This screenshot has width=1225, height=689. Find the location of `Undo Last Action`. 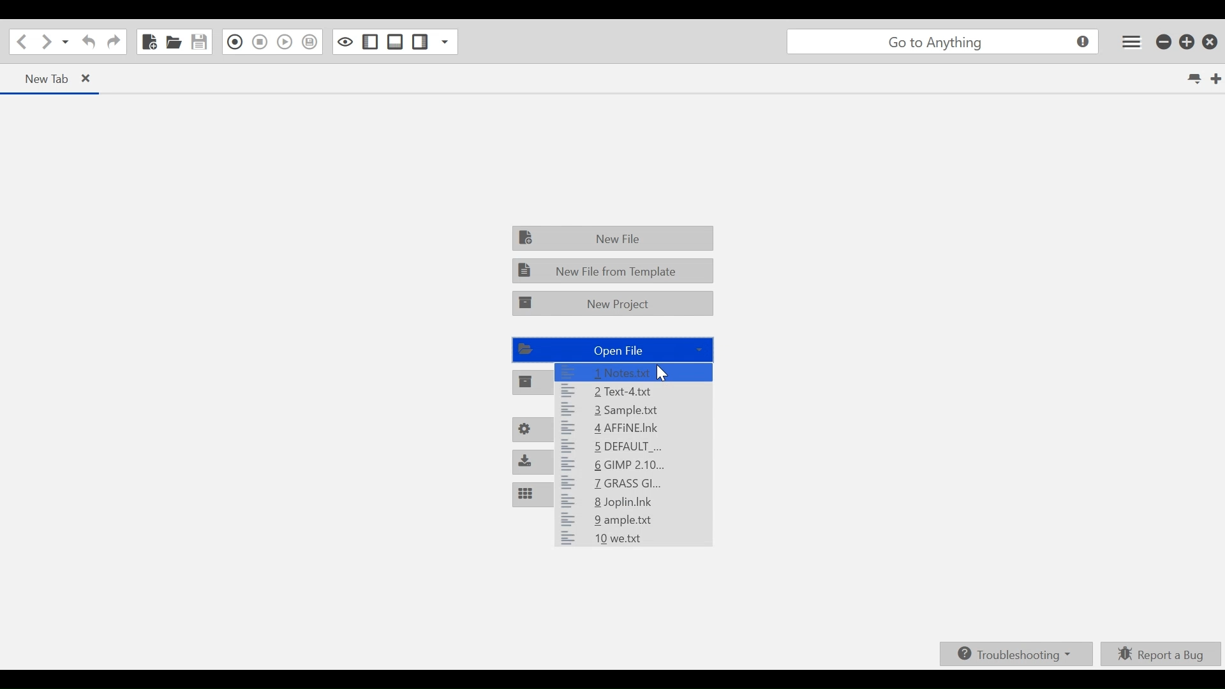

Undo Last Action is located at coordinates (87, 42).